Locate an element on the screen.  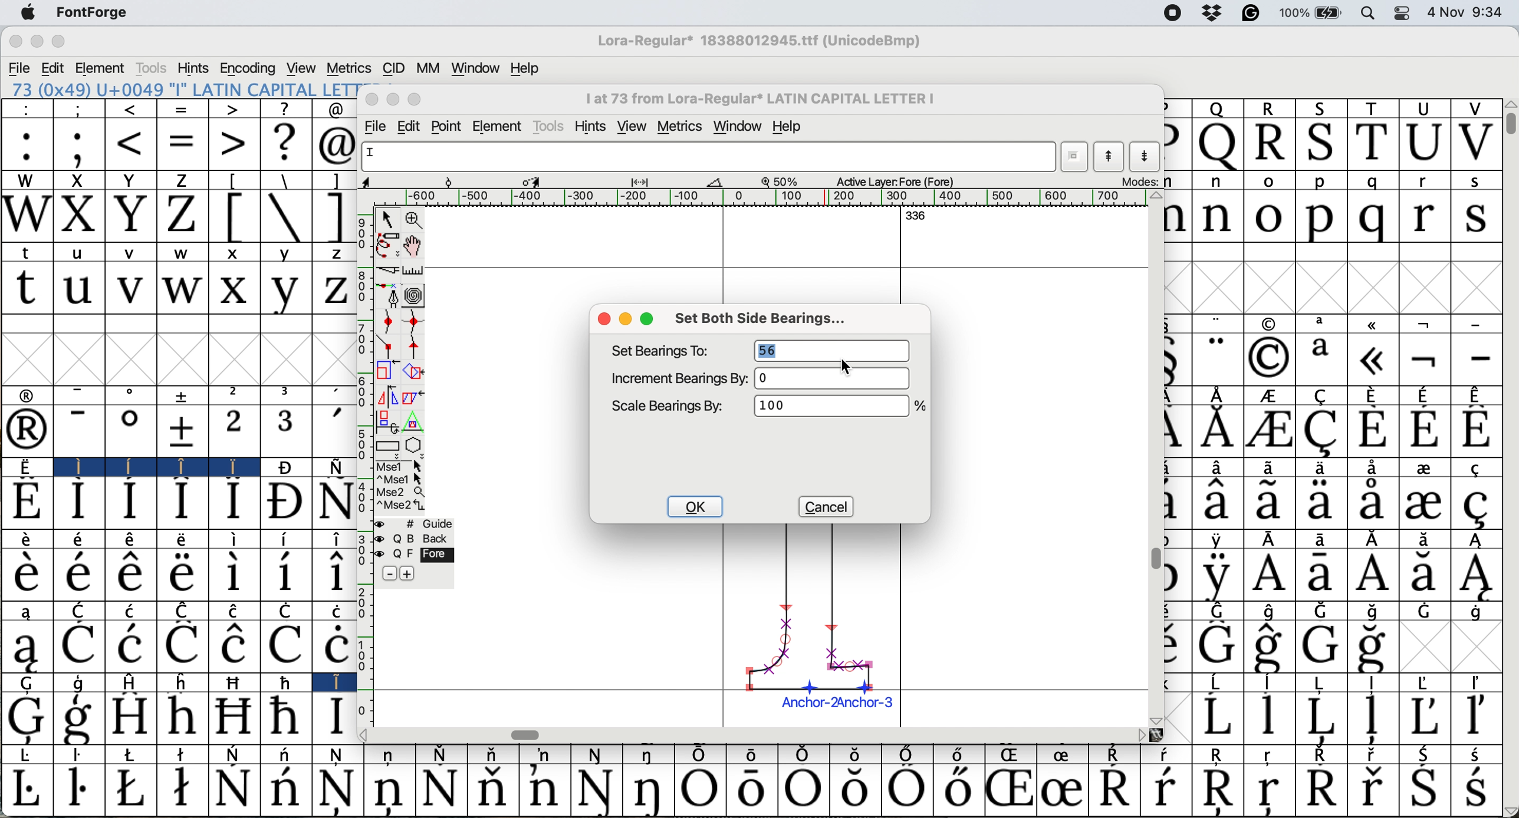
Symbol is located at coordinates (1478, 540).